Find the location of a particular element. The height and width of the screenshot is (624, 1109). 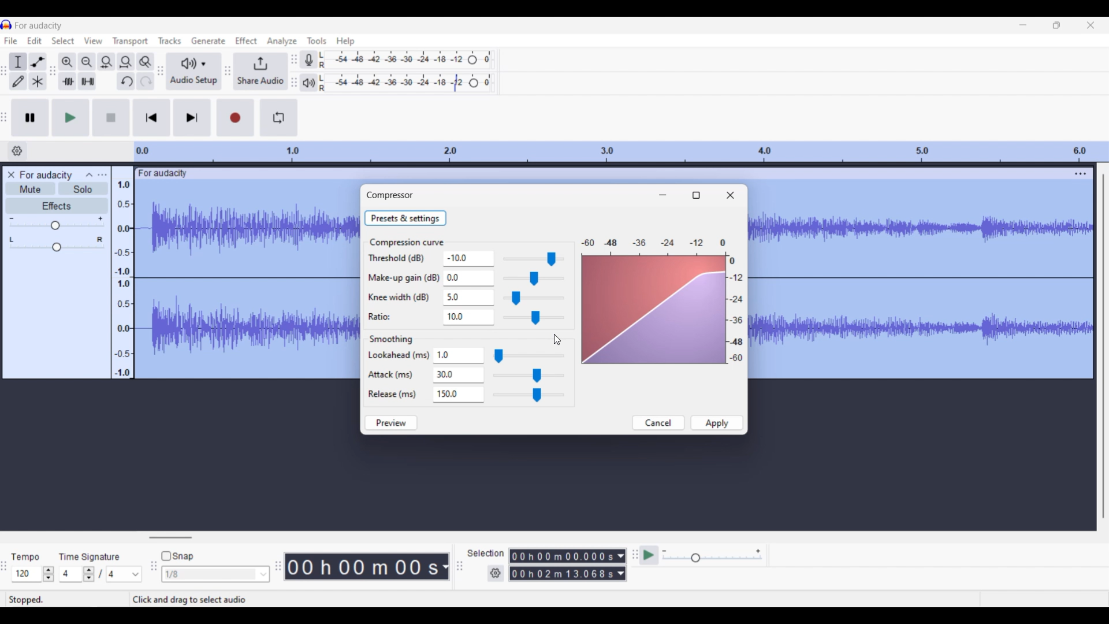

Time signature is located at coordinates (91, 556).